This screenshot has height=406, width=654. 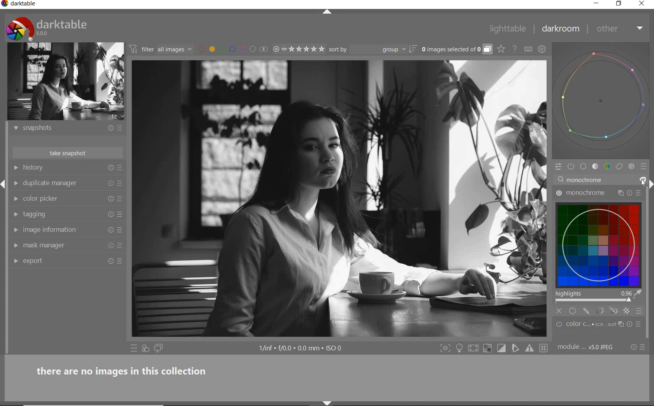 What do you see at coordinates (61, 214) in the screenshot?
I see `tagging` at bounding box center [61, 214].